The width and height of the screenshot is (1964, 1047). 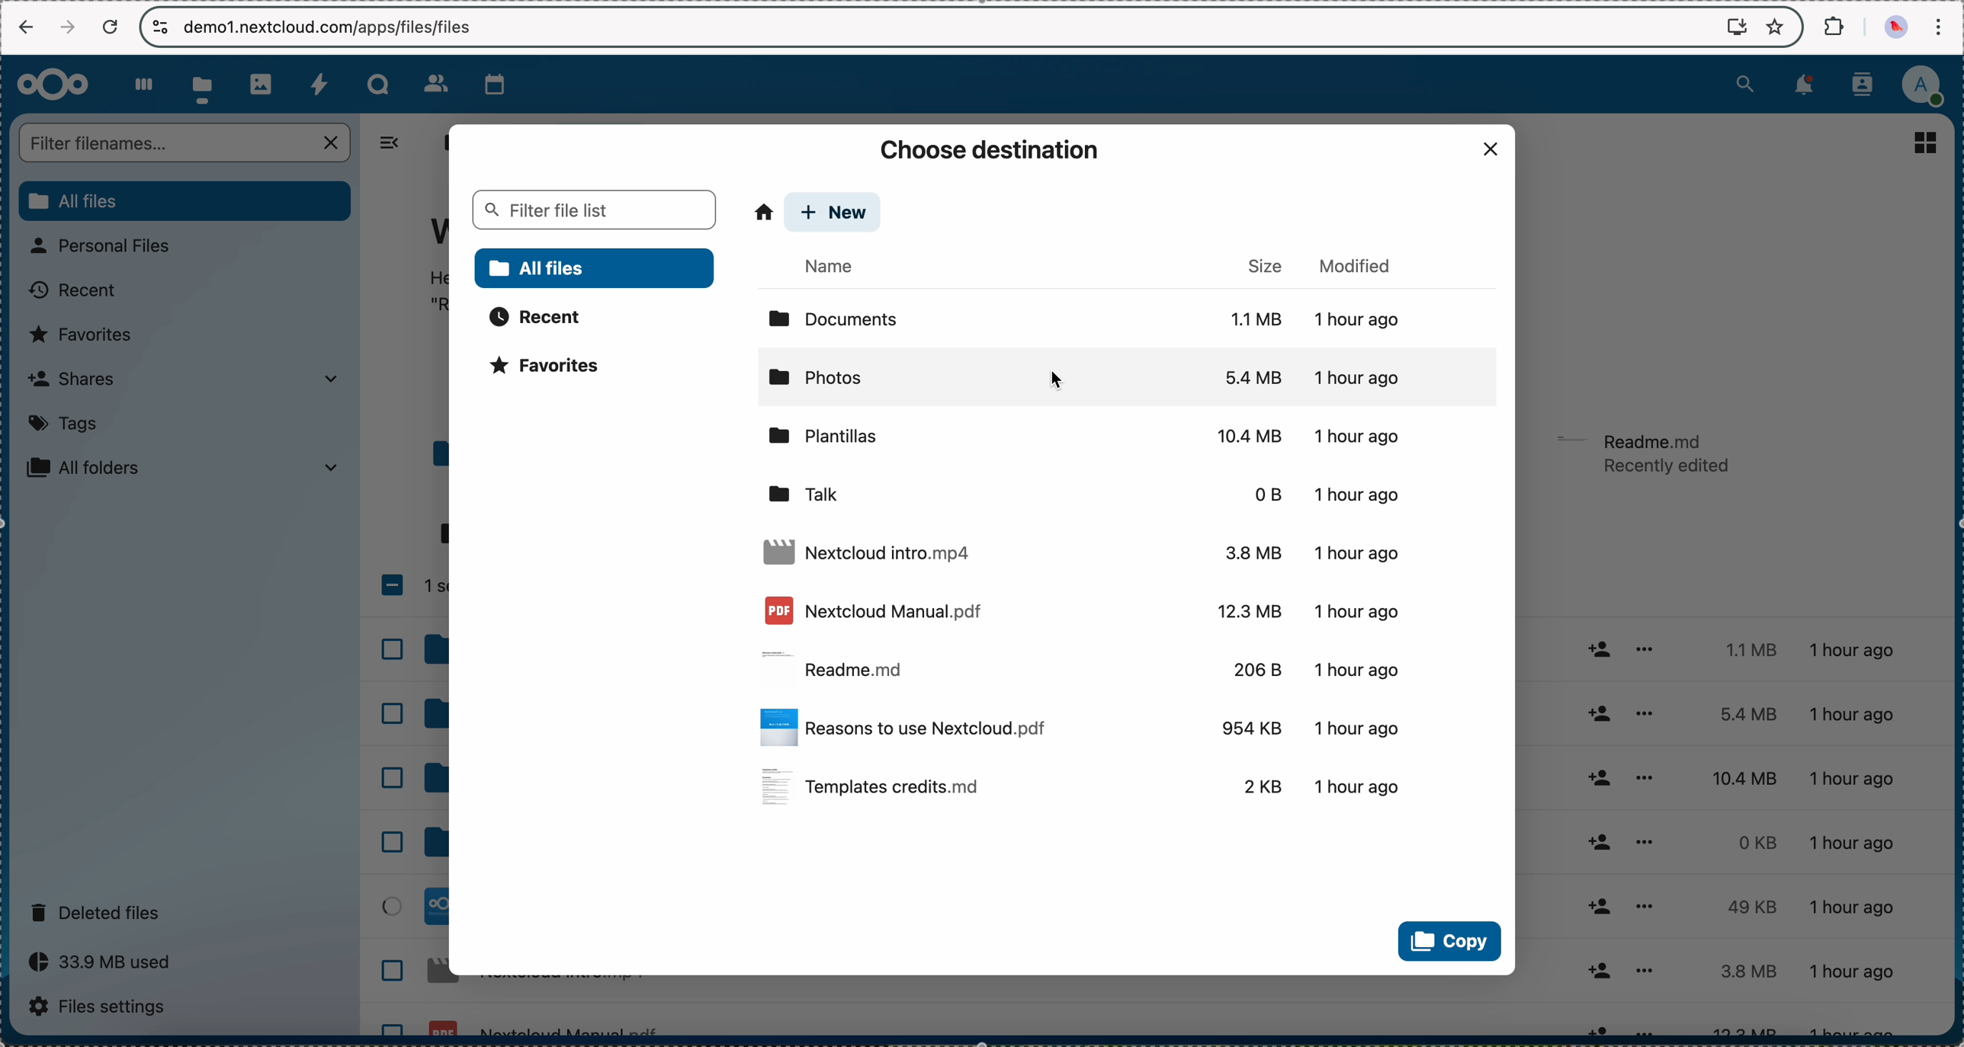 What do you see at coordinates (1940, 27) in the screenshot?
I see `customize and control Google Chrome` at bounding box center [1940, 27].